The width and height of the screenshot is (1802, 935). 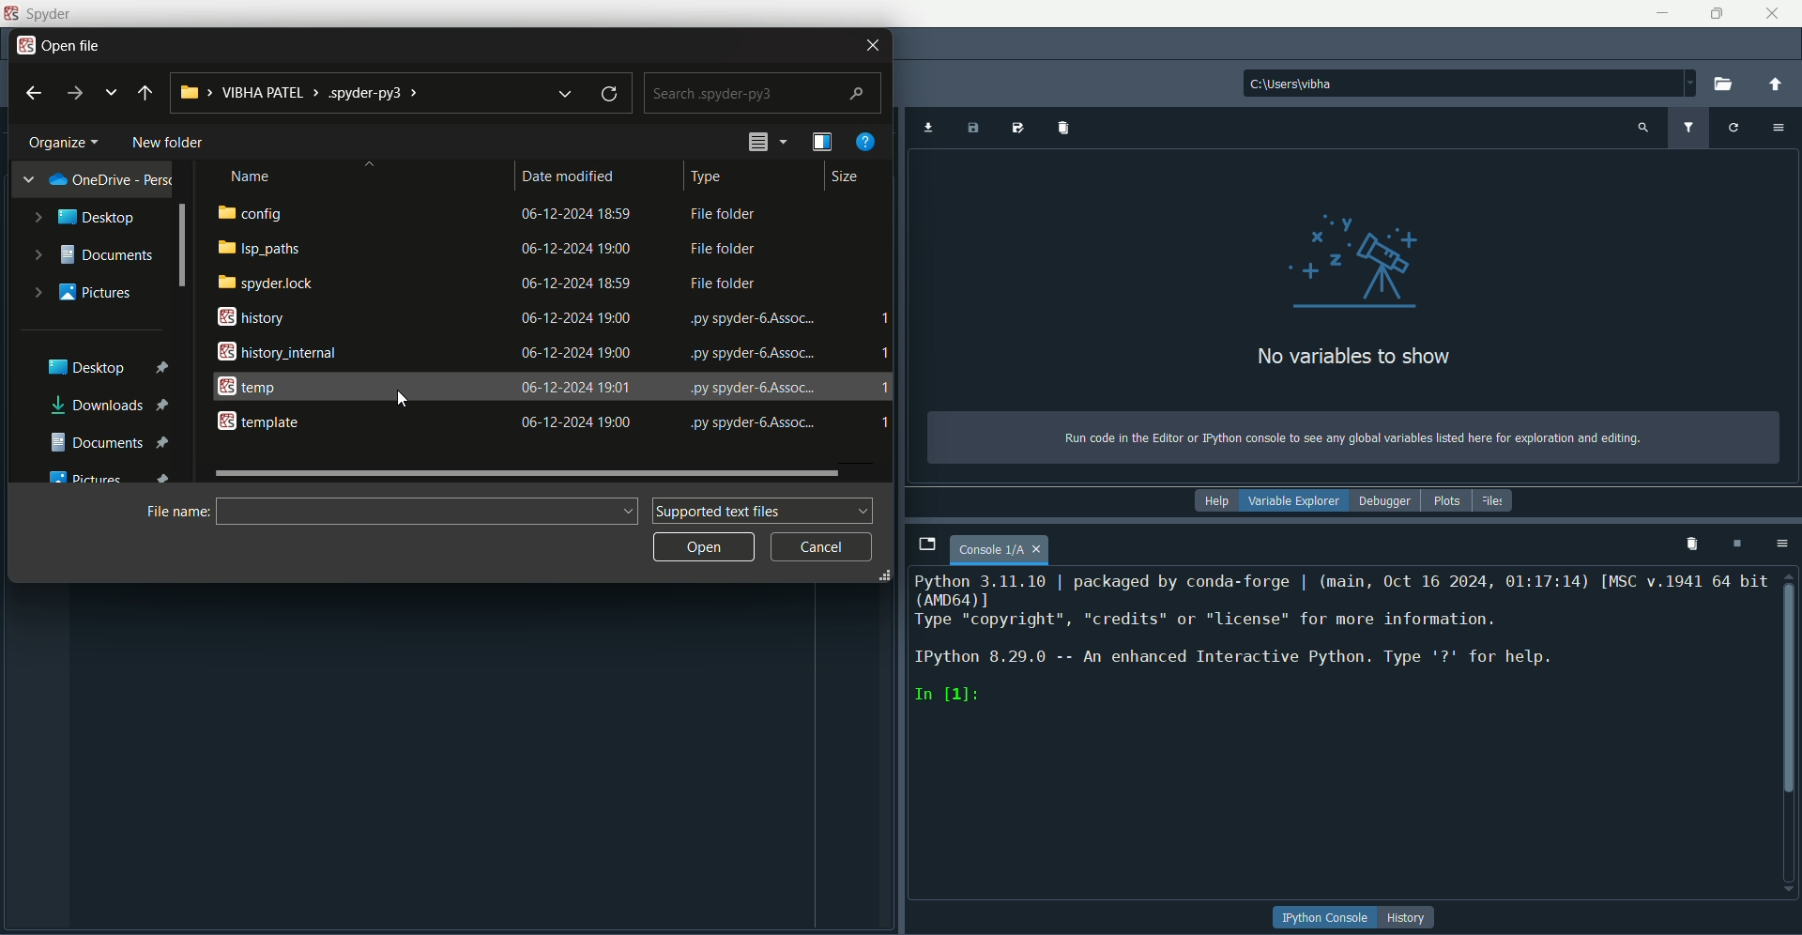 What do you see at coordinates (767, 141) in the screenshot?
I see `preview pane` at bounding box center [767, 141].